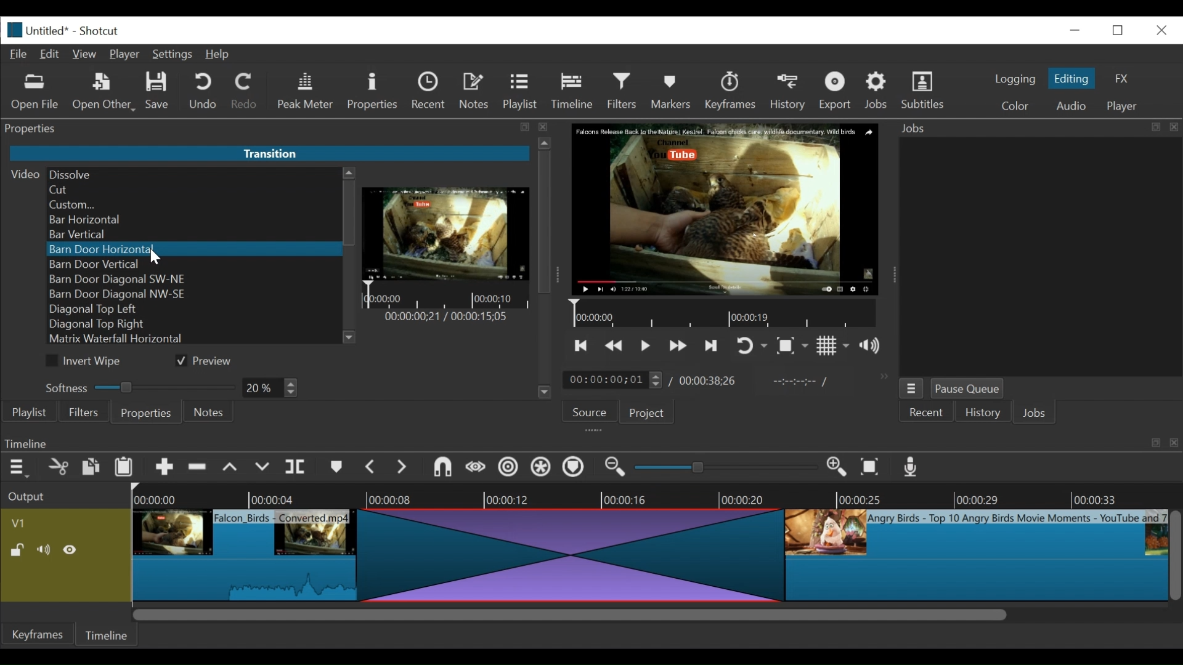 Image resolution: width=1183 pixels, height=665 pixels. Describe the element at coordinates (175, 56) in the screenshot. I see `Settings` at that location.